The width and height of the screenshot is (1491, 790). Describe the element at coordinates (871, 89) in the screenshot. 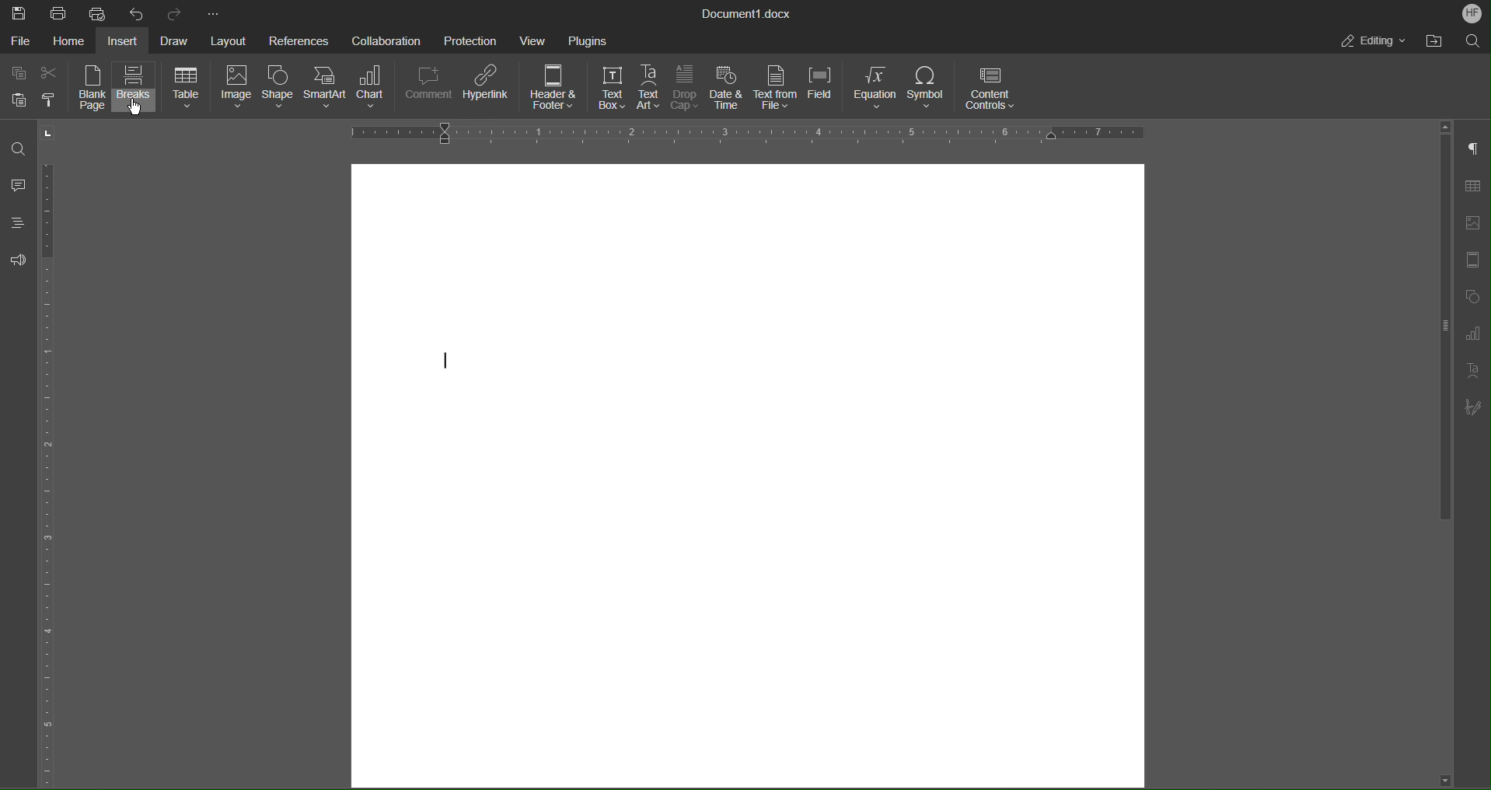

I see `Equation` at that location.